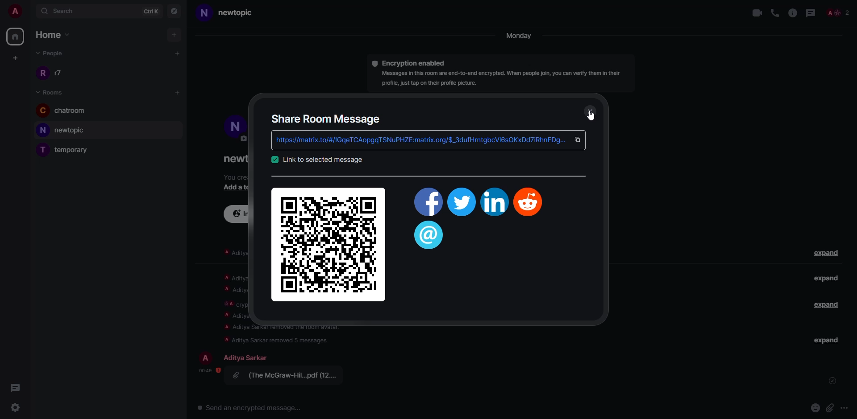 The image size is (857, 419). Describe the element at coordinates (775, 12) in the screenshot. I see `voice call` at that location.